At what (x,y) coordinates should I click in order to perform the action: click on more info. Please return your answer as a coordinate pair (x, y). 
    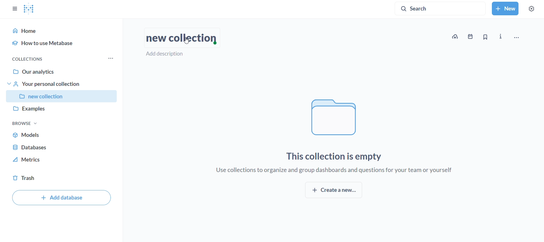
    Looking at the image, I should click on (502, 37).